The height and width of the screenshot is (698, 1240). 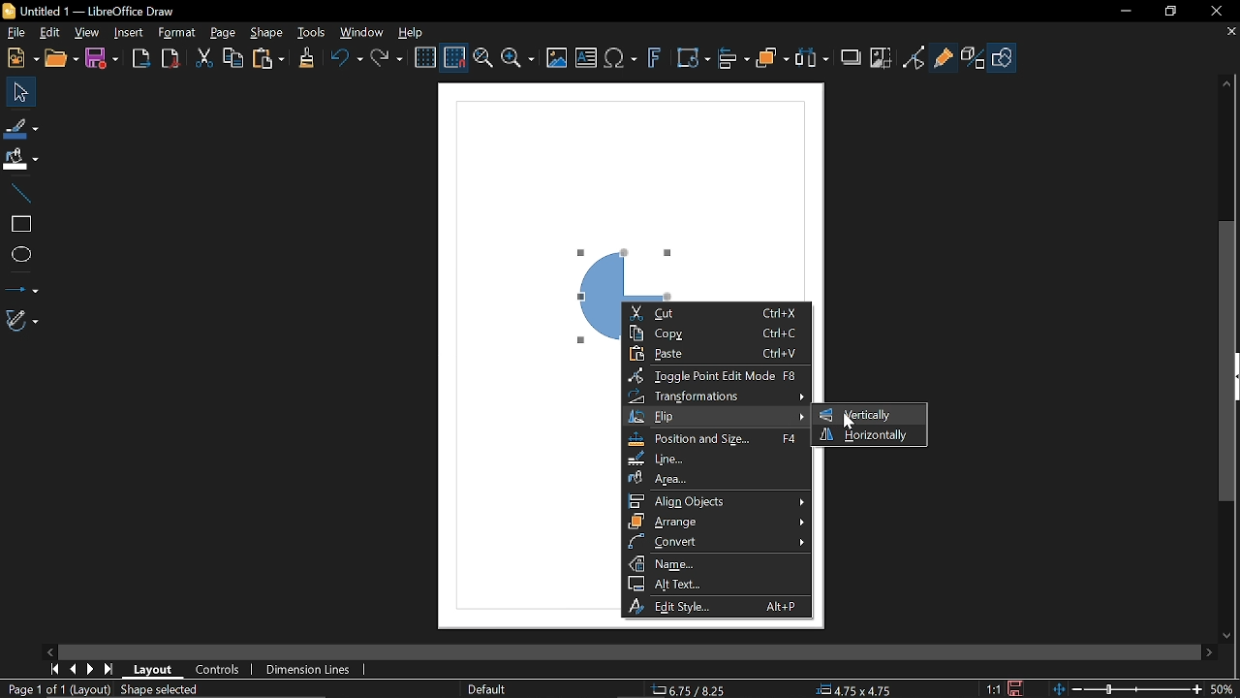 I want to click on Fill color, so click(x=20, y=159).